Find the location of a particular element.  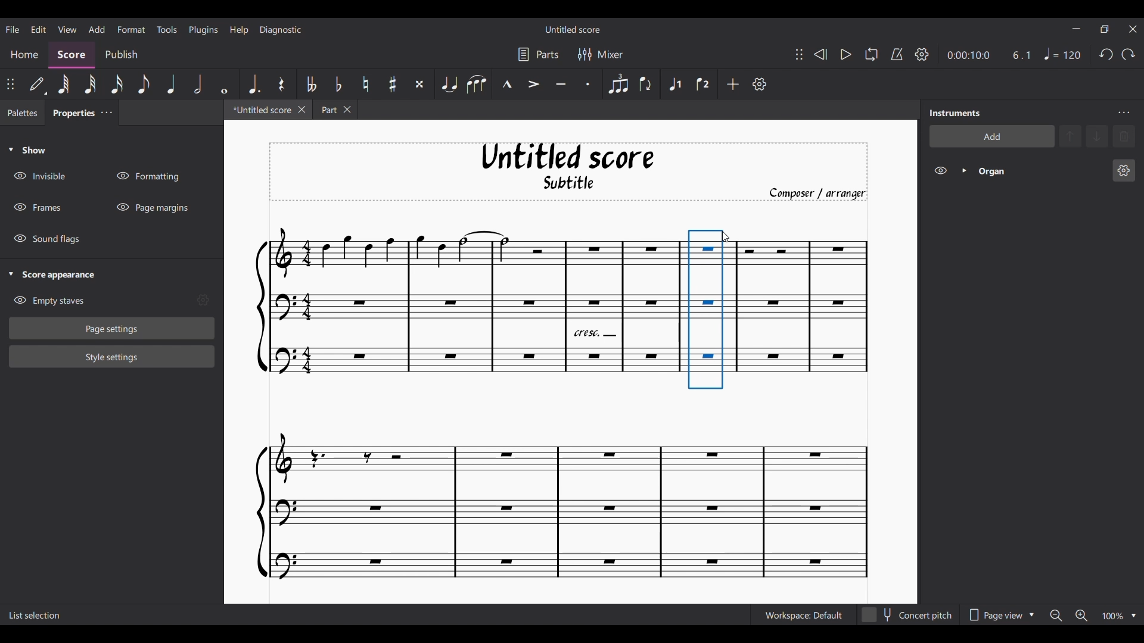

Hide Formatting  is located at coordinates (147, 176).